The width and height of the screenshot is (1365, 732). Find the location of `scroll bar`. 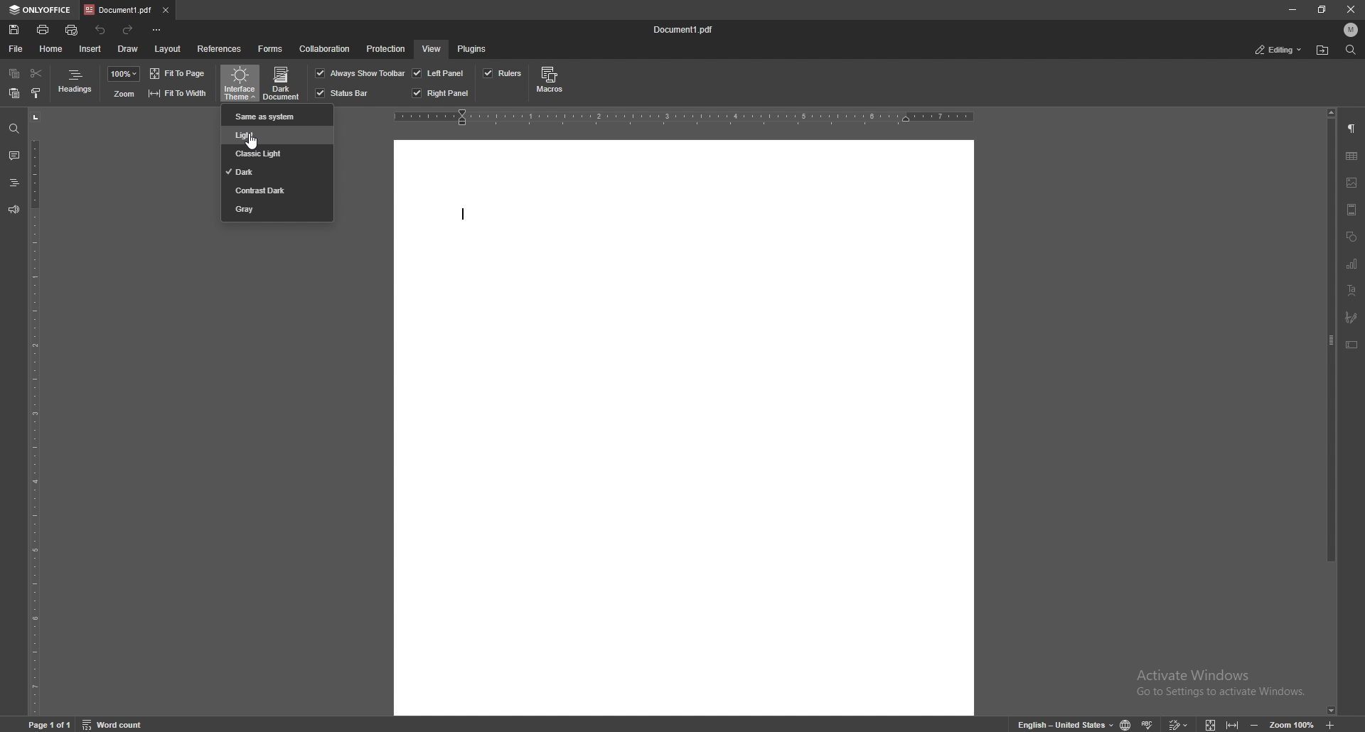

scroll bar is located at coordinates (1331, 412).